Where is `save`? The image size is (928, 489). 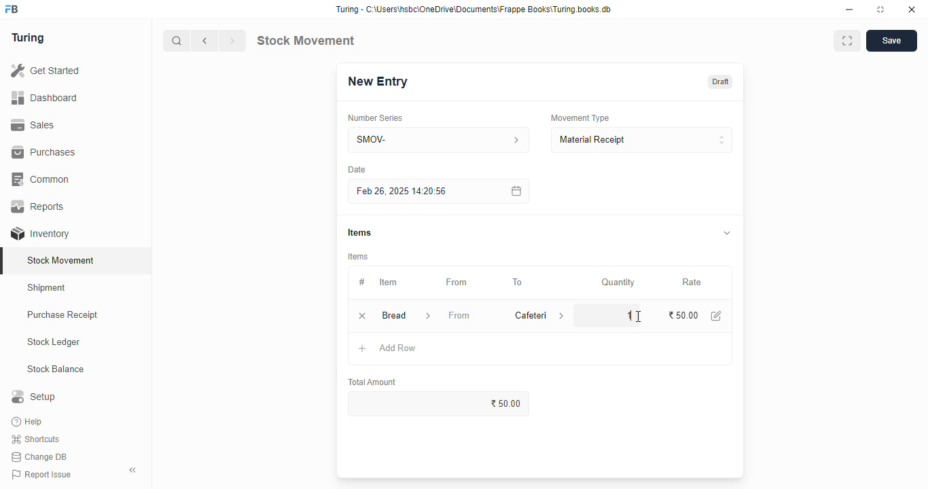 save is located at coordinates (892, 41).